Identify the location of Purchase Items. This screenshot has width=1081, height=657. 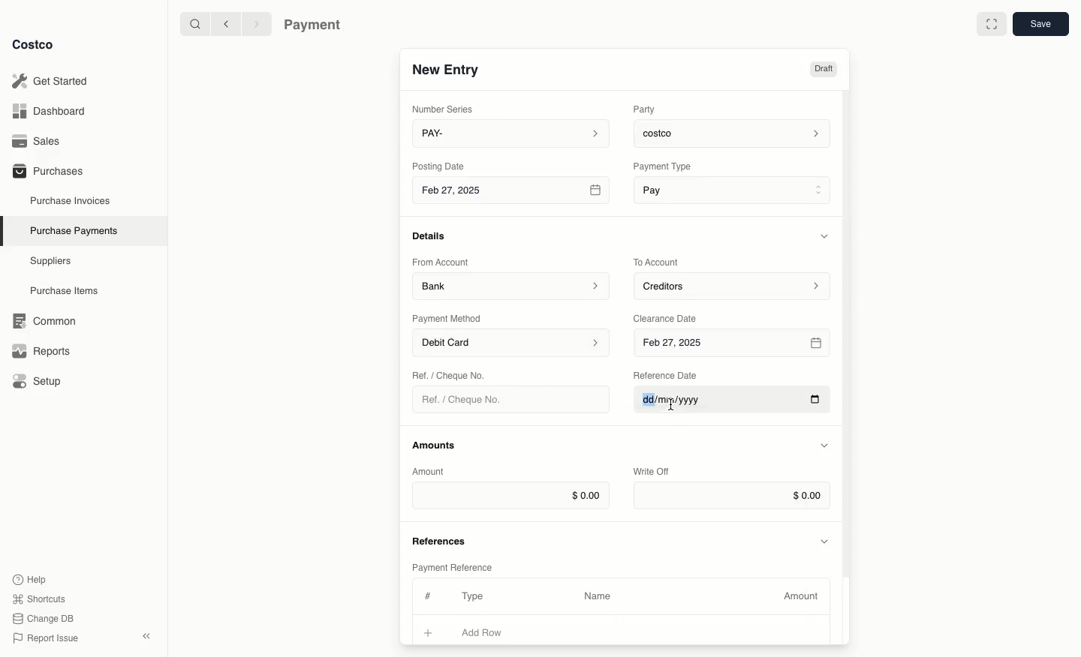
(66, 291).